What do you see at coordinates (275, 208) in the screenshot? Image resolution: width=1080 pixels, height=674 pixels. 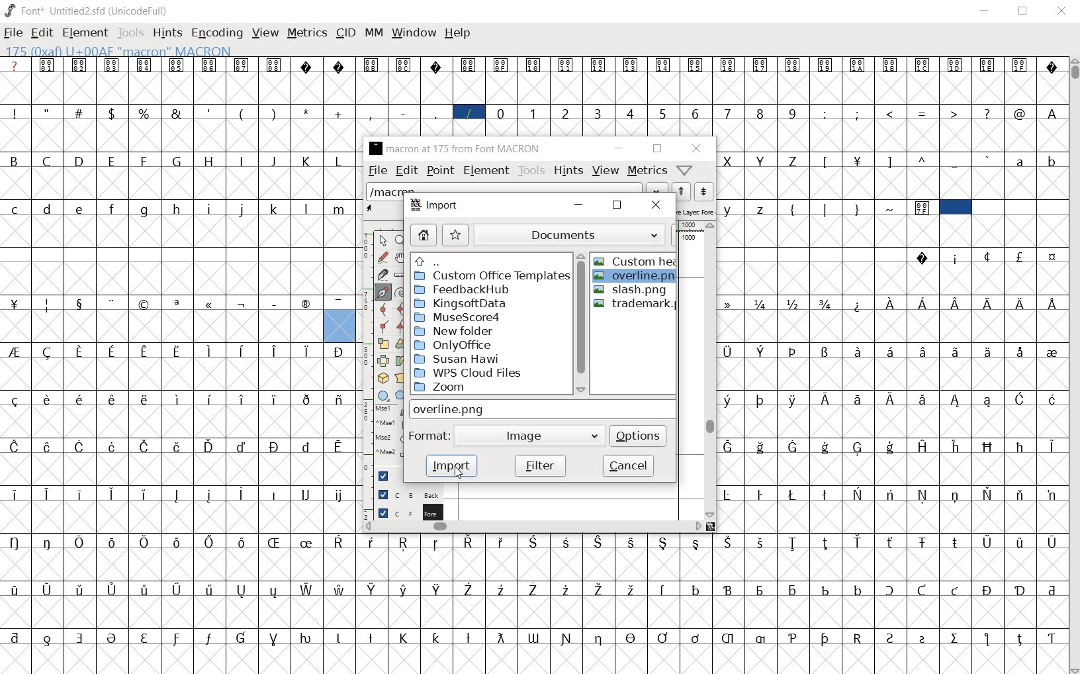 I see `k` at bounding box center [275, 208].